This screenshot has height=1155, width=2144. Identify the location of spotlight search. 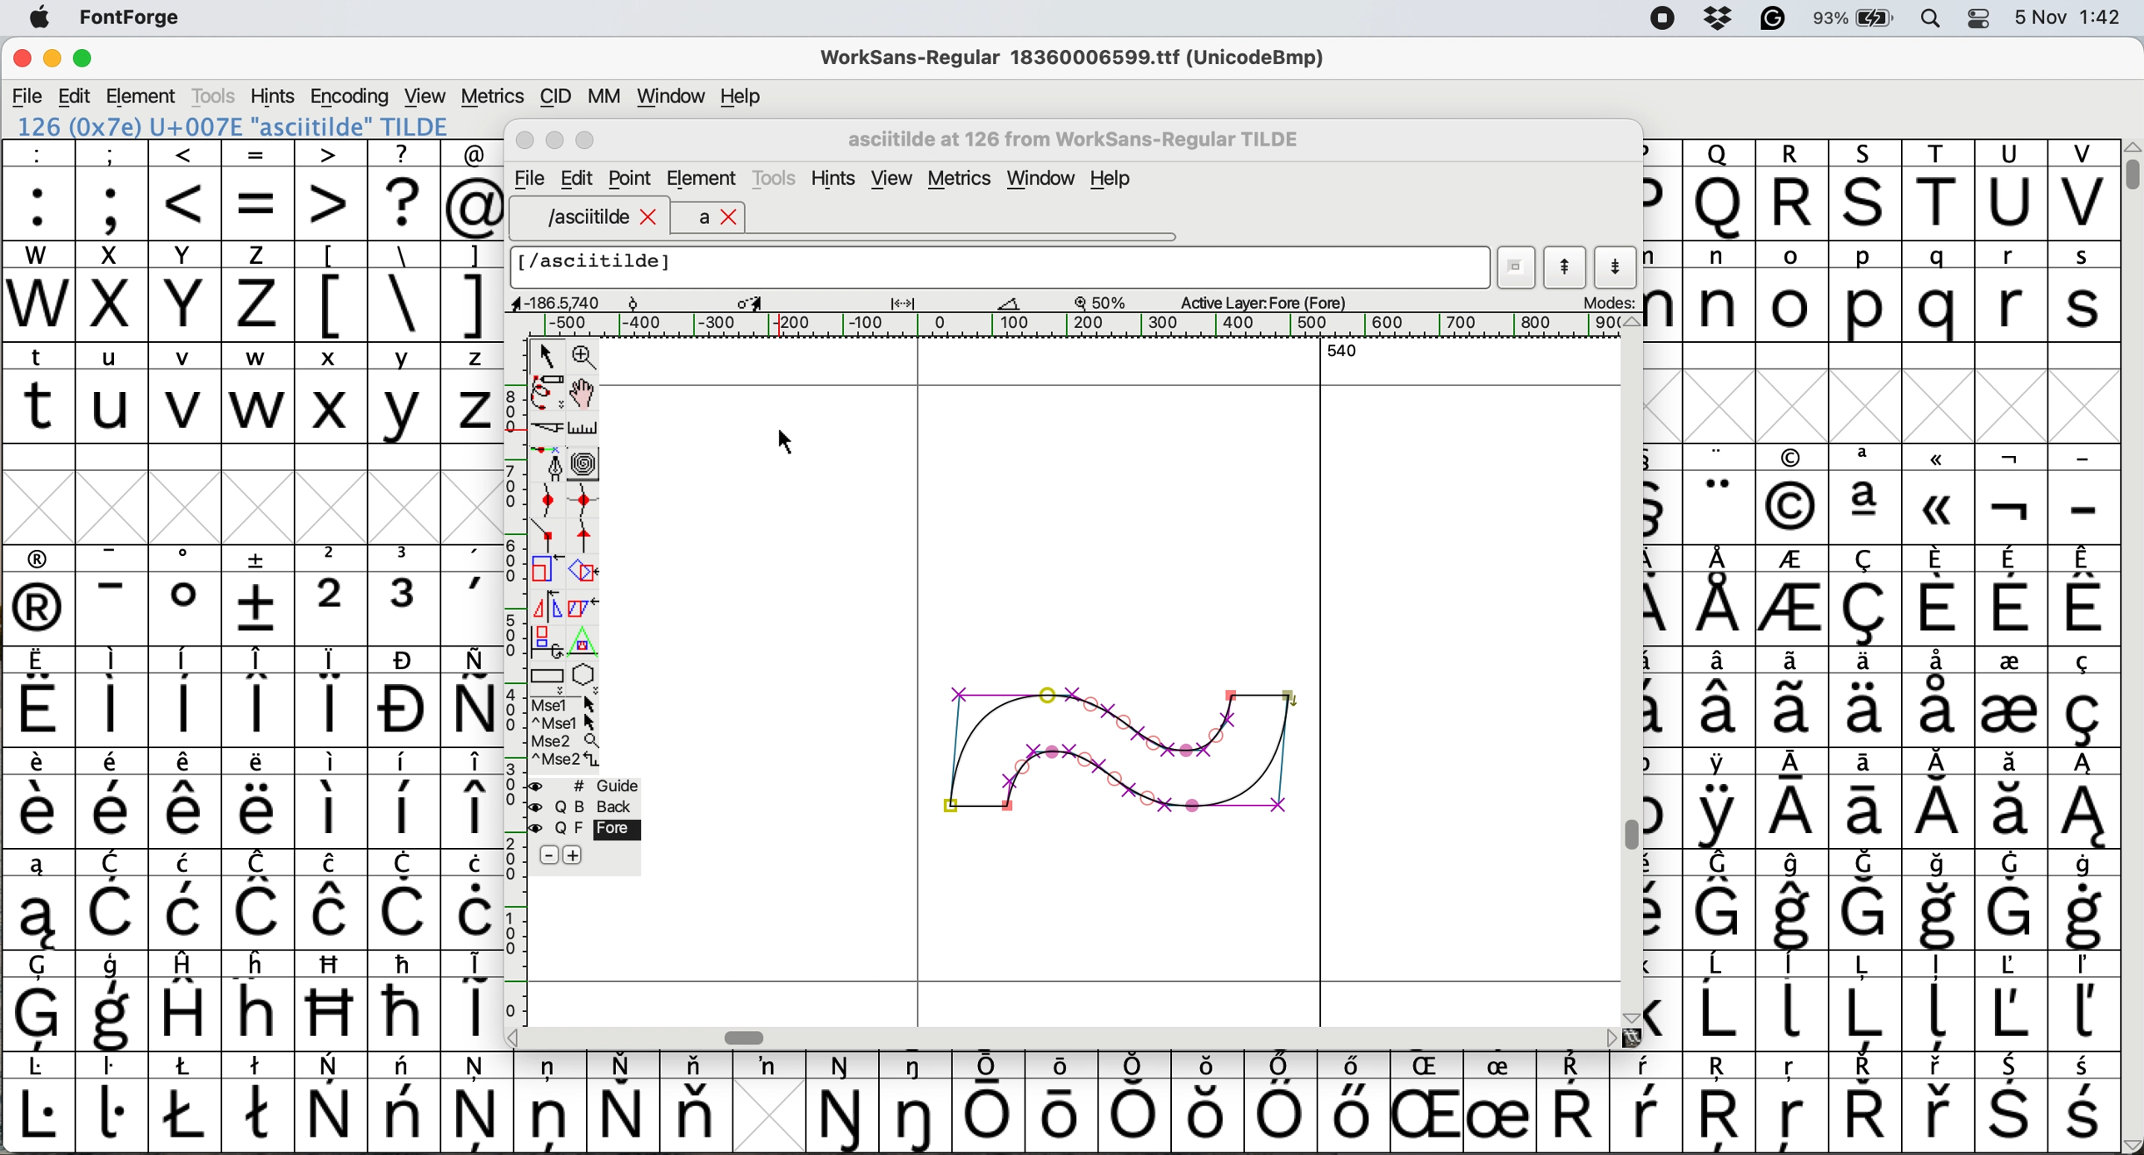
(1937, 17).